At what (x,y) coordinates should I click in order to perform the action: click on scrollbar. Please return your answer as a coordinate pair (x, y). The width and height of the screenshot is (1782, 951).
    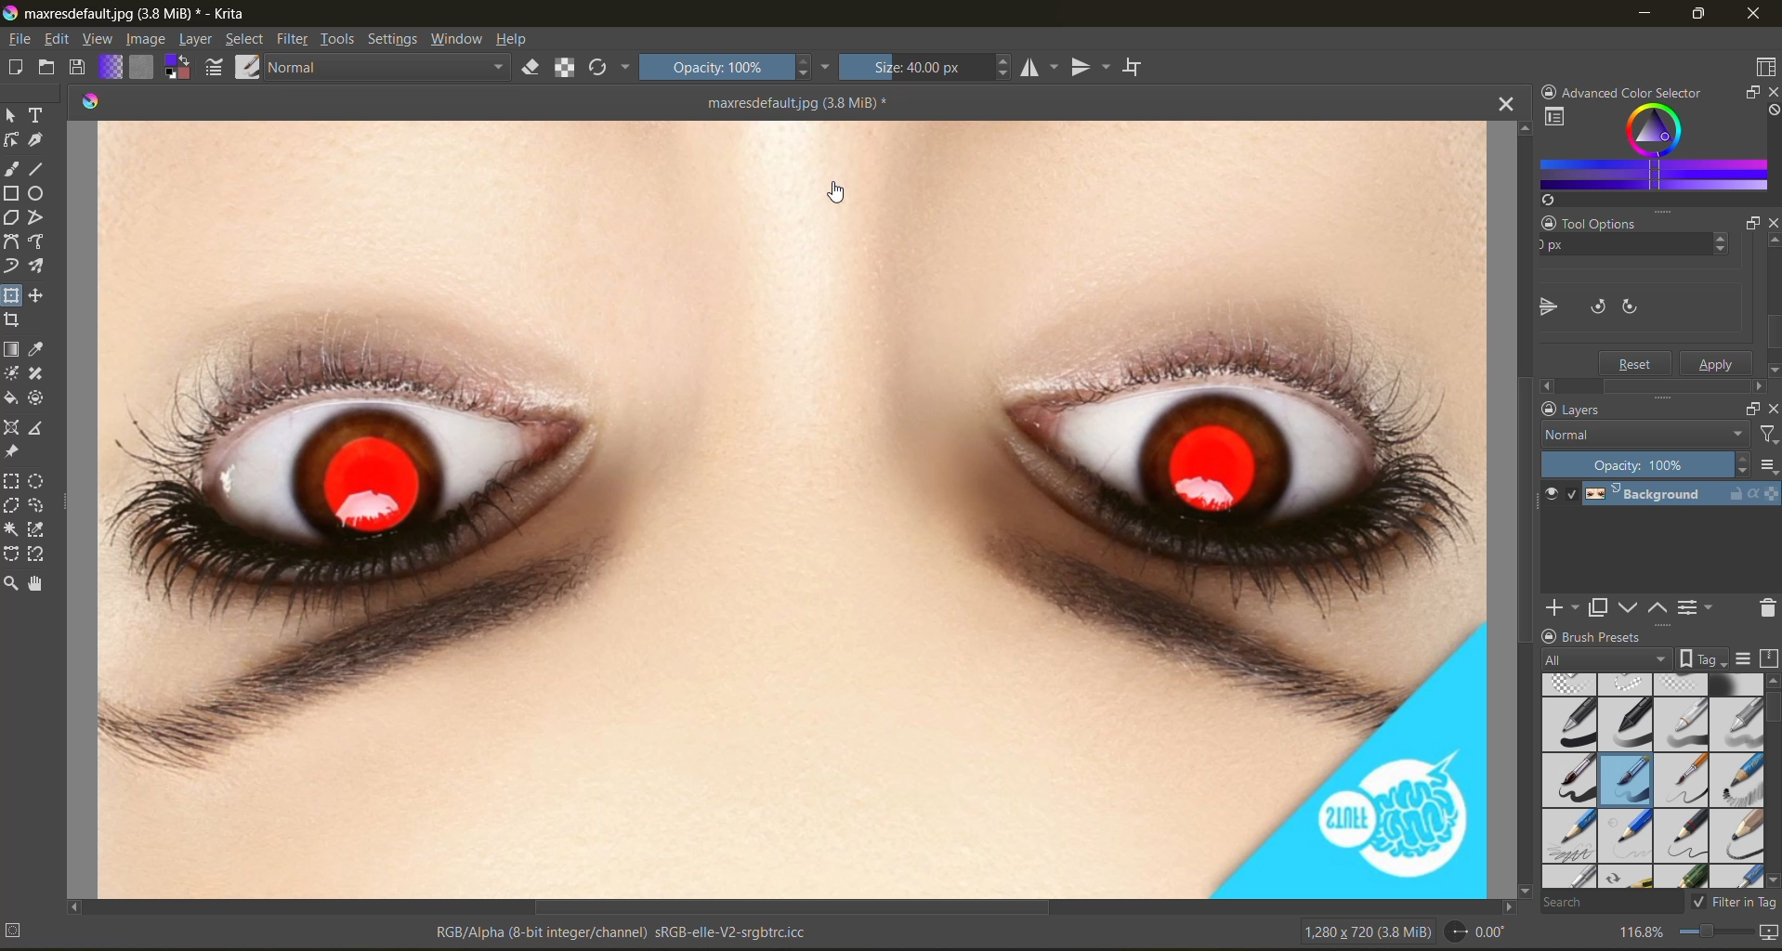
    Looking at the image, I should click on (1650, 384).